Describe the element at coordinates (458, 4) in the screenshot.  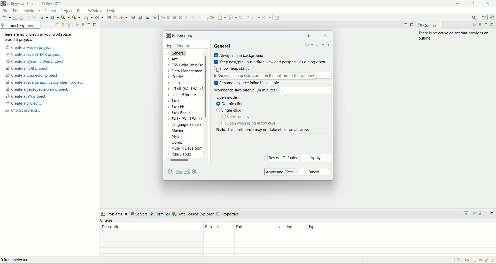
I see `minimize` at that location.